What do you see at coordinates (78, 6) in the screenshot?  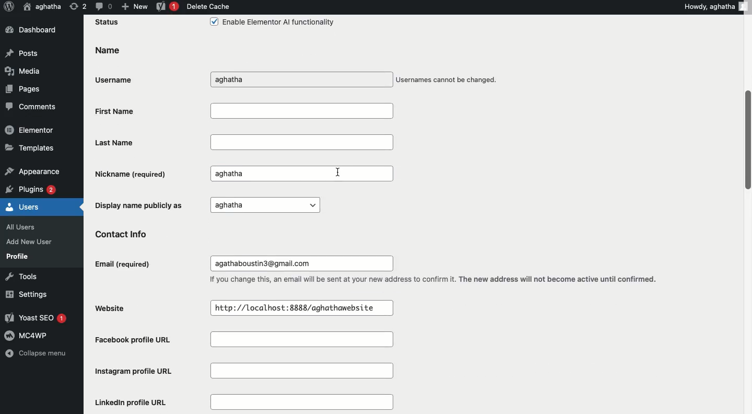 I see `Revision` at bounding box center [78, 6].